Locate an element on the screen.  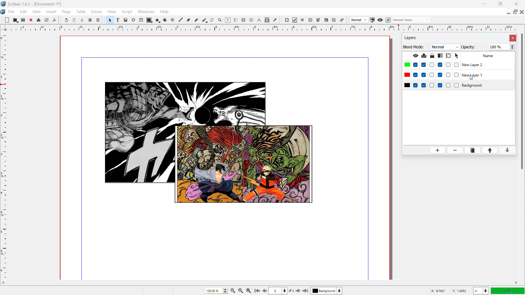
close is located at coordinates (31, 20).